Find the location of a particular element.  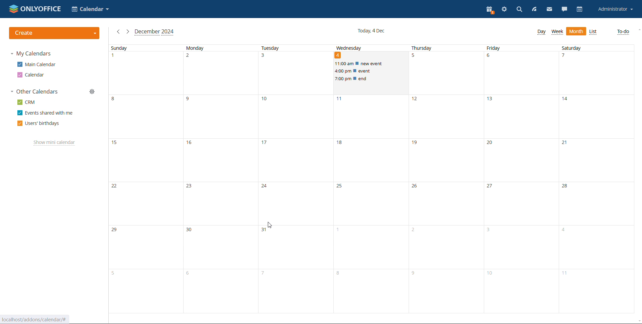

date is located at coordinates (338, 55).